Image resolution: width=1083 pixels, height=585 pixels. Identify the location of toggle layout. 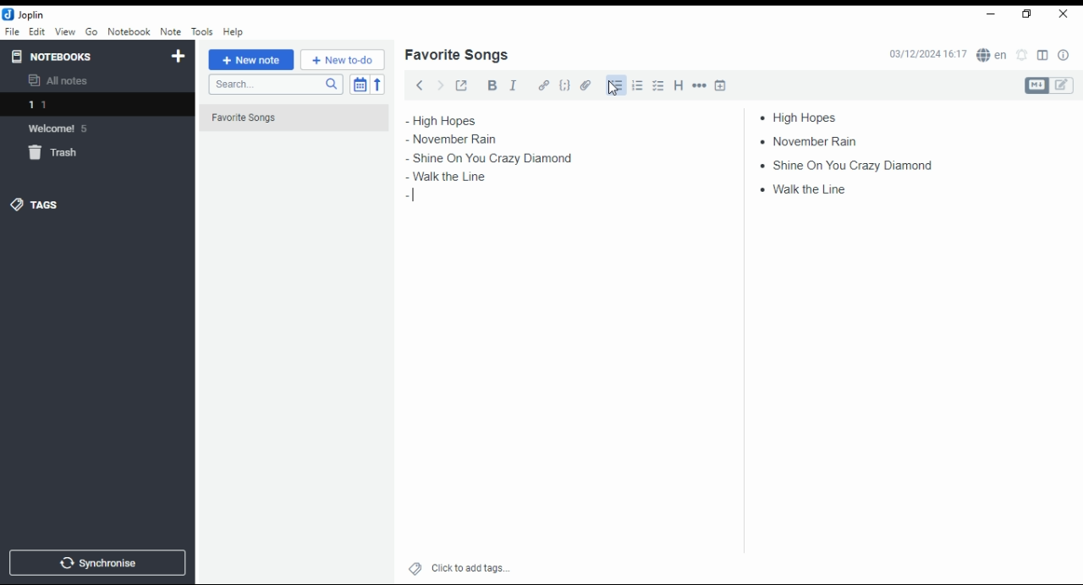
(1043, 56).